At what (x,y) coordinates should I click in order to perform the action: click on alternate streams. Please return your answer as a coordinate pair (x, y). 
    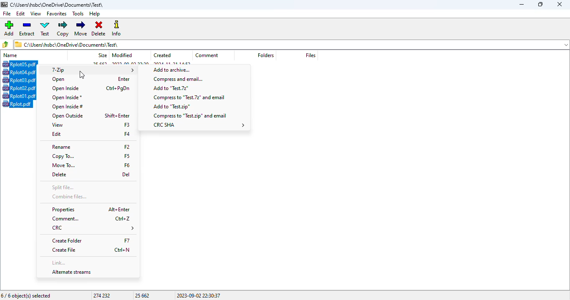
    Looking at the image, I should click on (71, 272).